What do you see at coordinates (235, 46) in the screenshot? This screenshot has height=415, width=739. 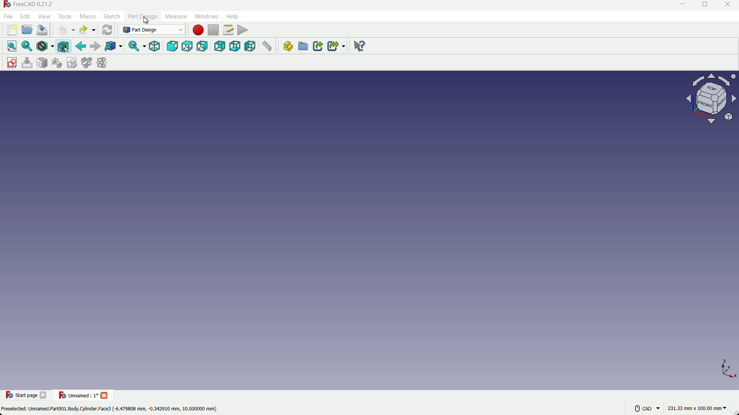 I see `bottom view` at bounding box center [235, 46].